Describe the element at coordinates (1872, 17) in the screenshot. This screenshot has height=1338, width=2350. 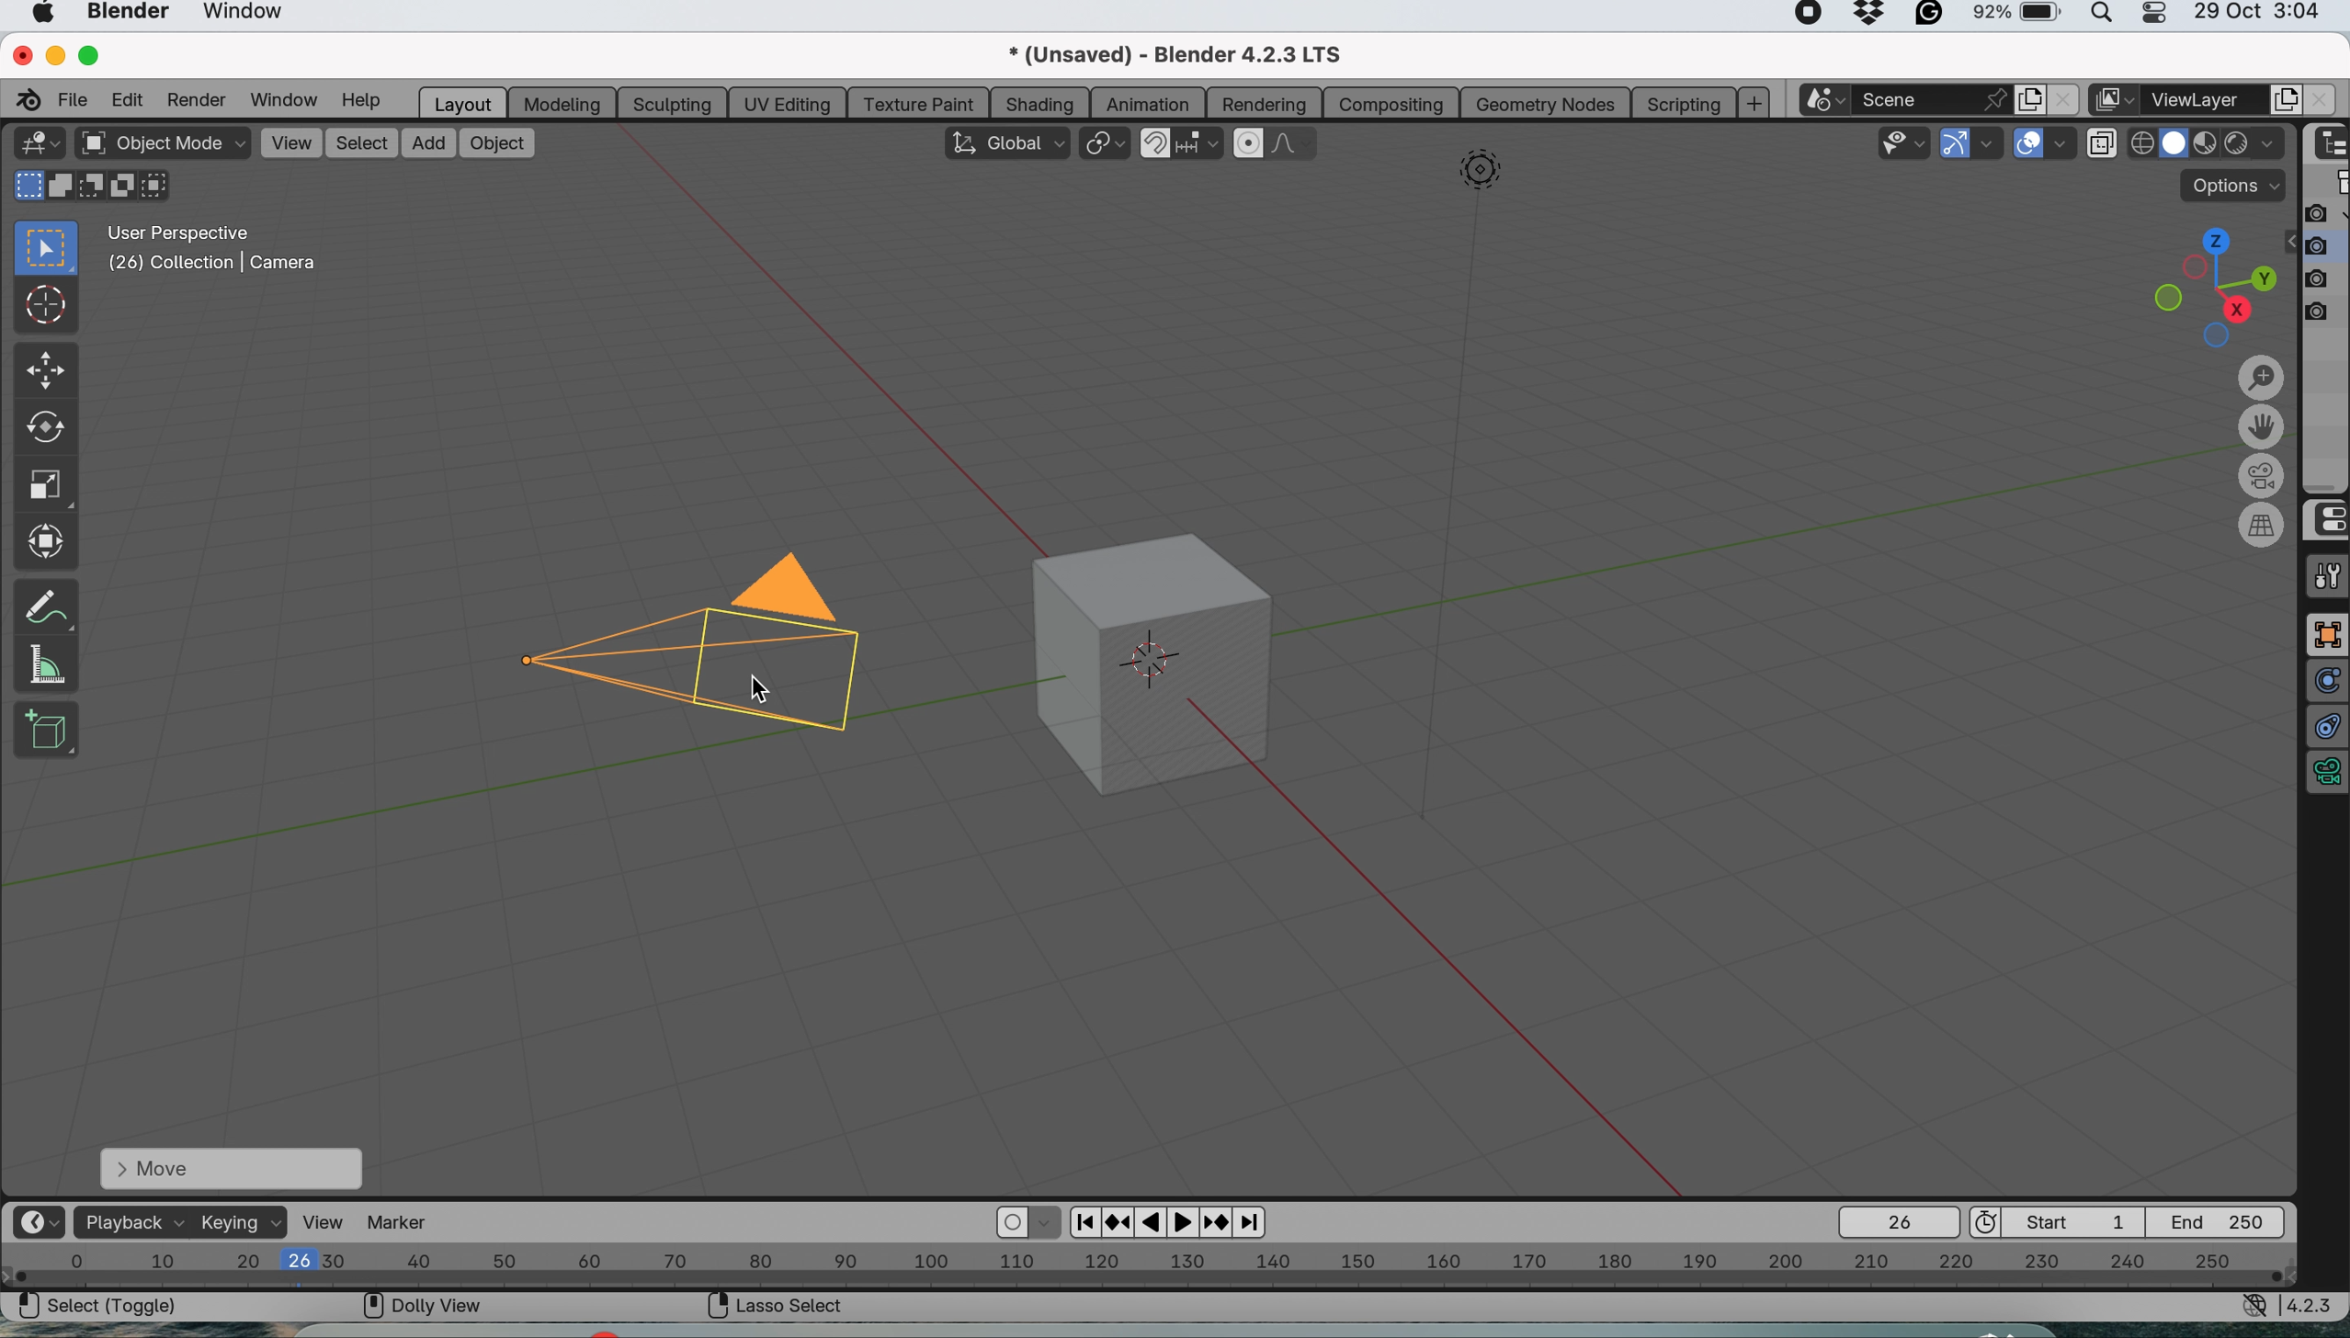
I see `drop box` at that location.